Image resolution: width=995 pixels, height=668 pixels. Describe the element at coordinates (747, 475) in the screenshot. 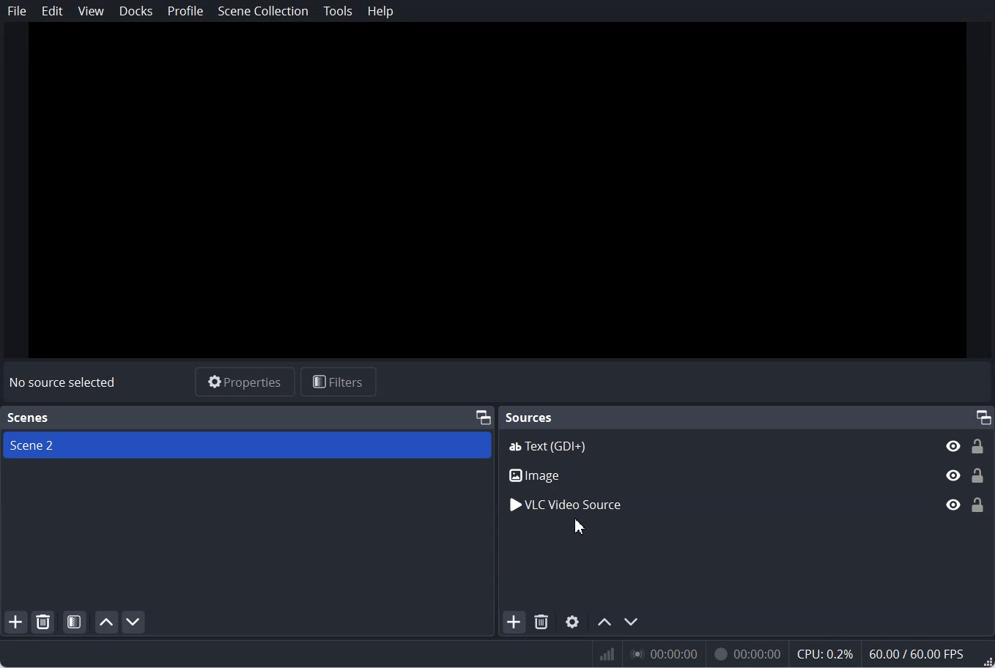

I see `Image` at that location.